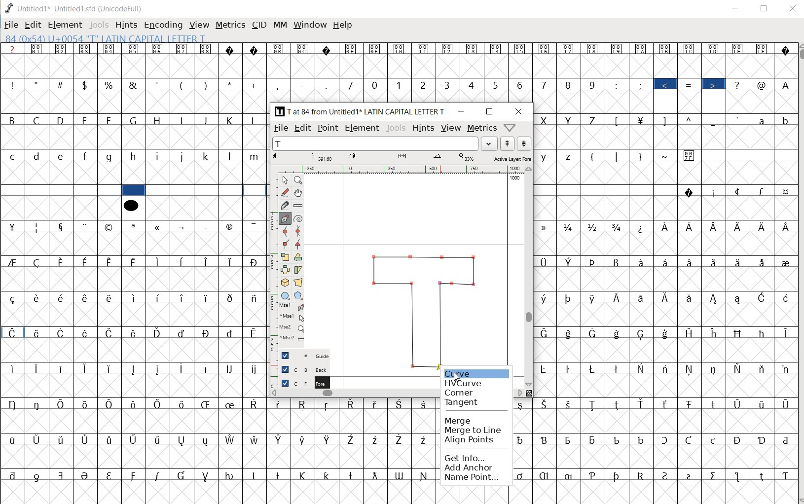 The image size is (804, 504). Describe the element at coordinates (690, 262) in the screenshot. I see `Symbol` at that location.